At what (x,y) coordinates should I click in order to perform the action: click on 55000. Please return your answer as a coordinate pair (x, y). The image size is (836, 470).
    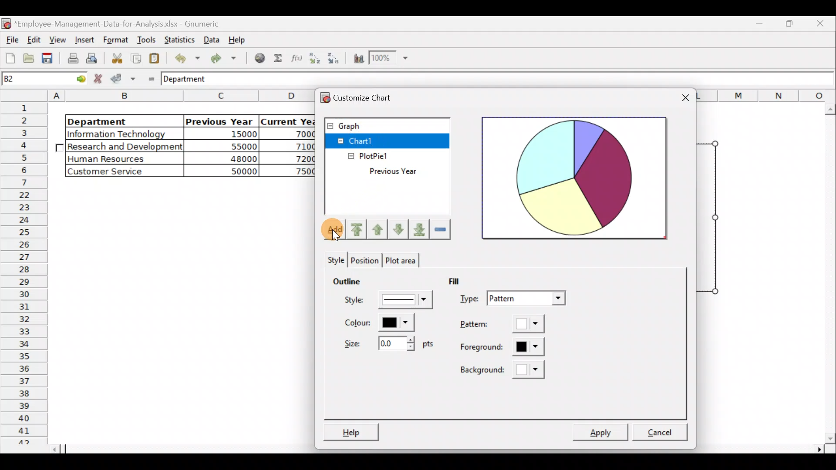
    Looking at the image, I should click on (239, 146).